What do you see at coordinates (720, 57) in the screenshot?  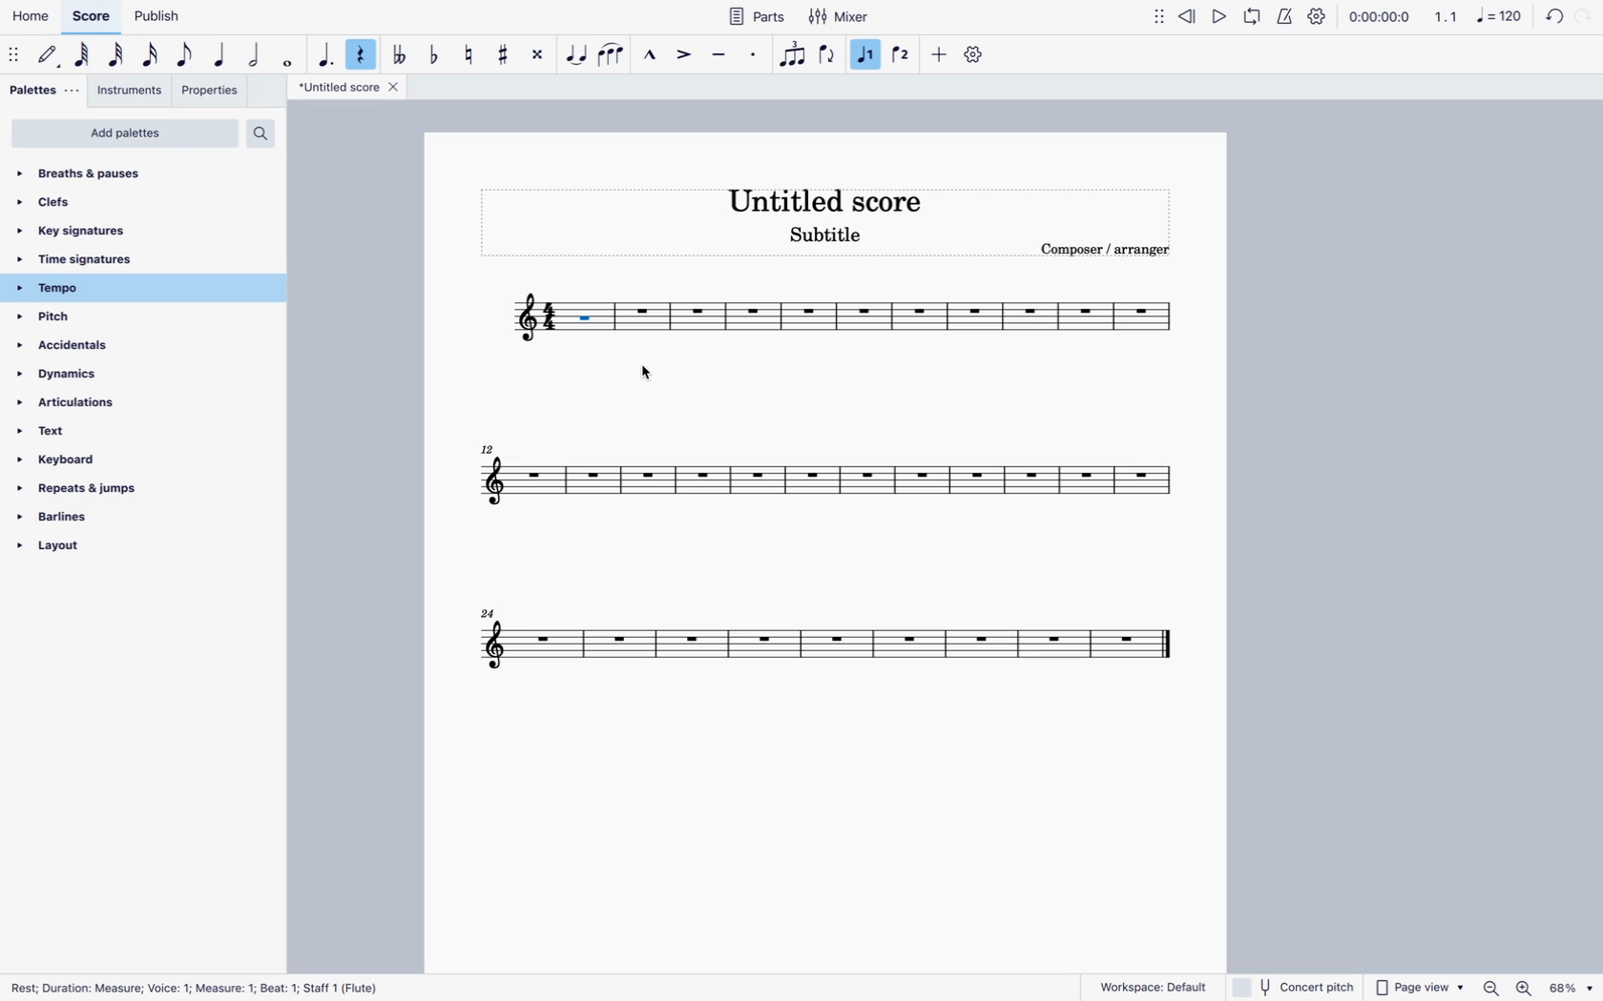 I see `tenuto` at bounding box center [720, 57].